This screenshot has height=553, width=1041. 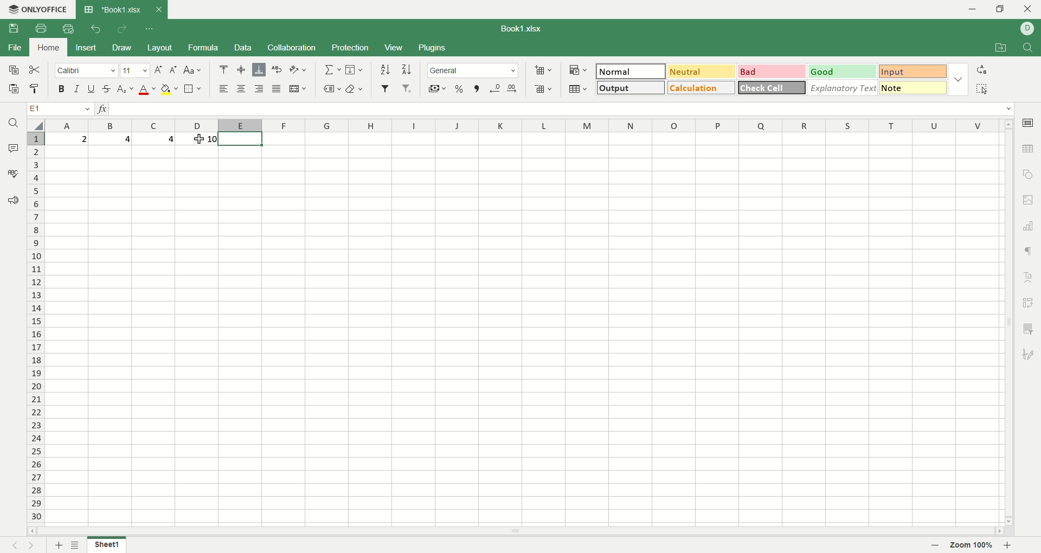 What do you see at coordinates (57, 108) in the screenshot?
I see `cell name` at bounding box center [57, 108].